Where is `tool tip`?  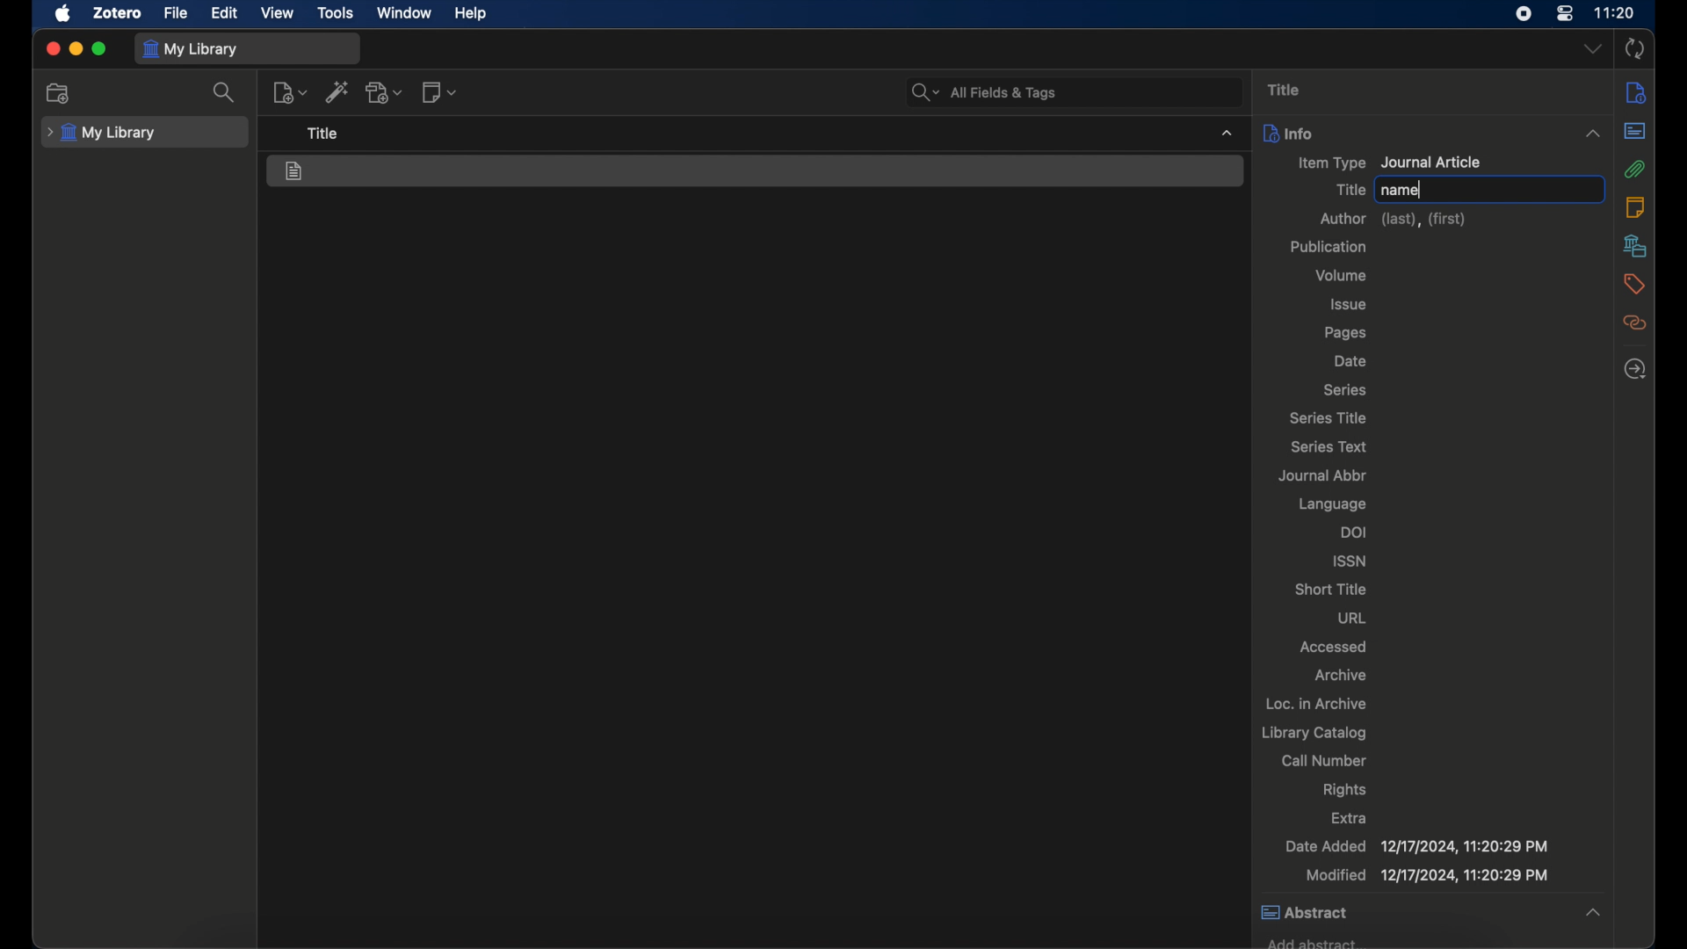
tool tip is located at coordinates (323, 134).